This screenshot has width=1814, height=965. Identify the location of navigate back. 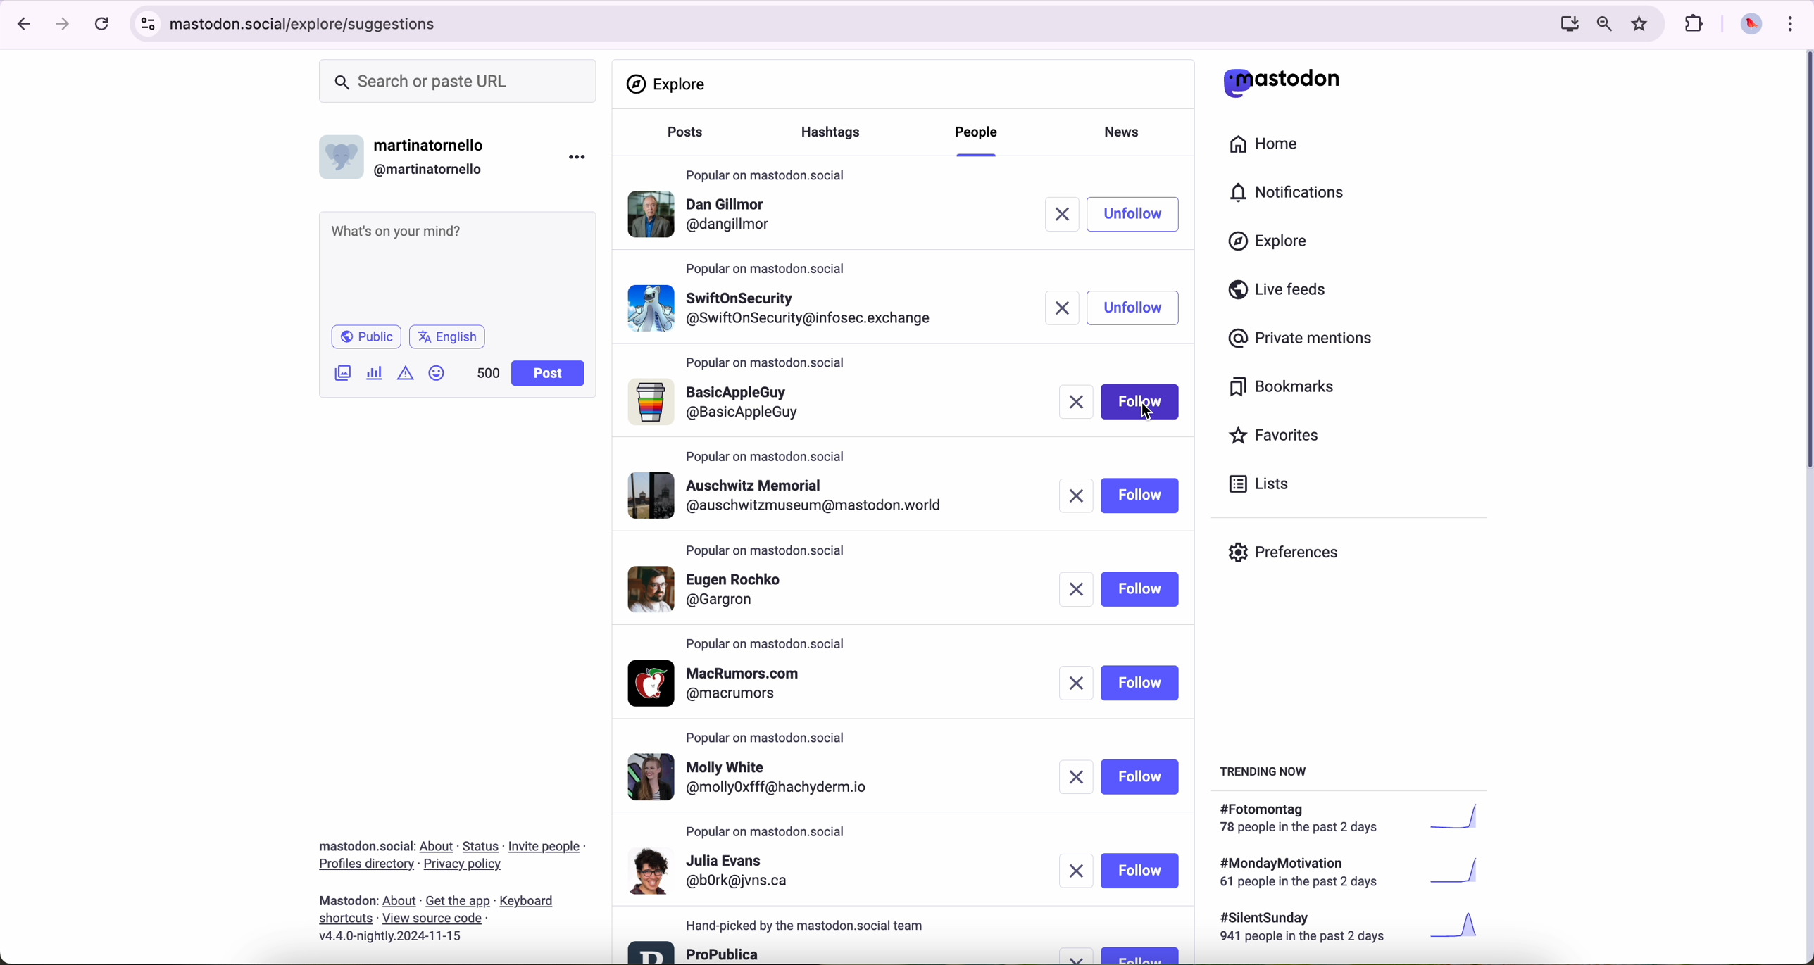
(19, 23).